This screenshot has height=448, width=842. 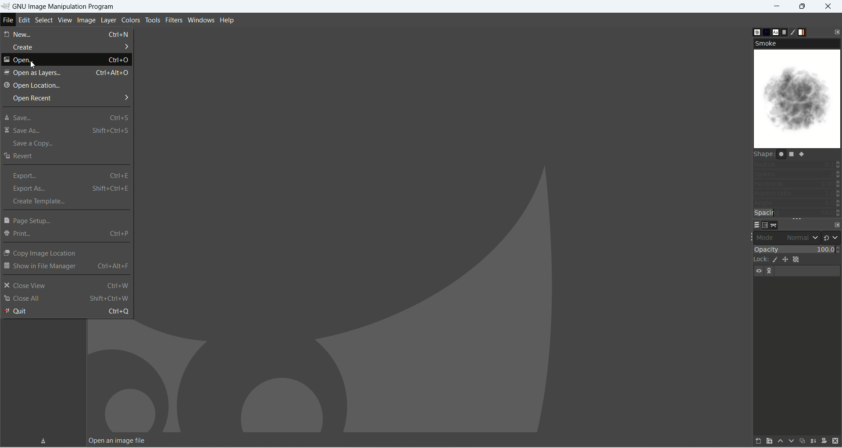 What do you see at coordinates (796, 43) in the screenshot?
I see `smoke` at bounding box center [796, 43].